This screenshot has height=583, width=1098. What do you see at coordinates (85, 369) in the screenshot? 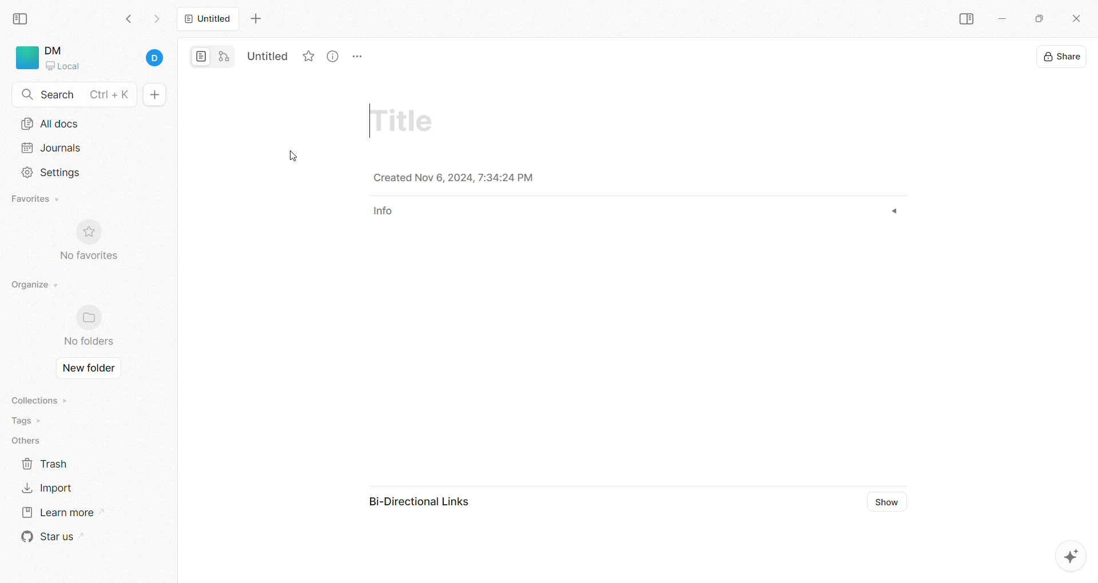
I see `new folder` at bounding box center [85, 369].